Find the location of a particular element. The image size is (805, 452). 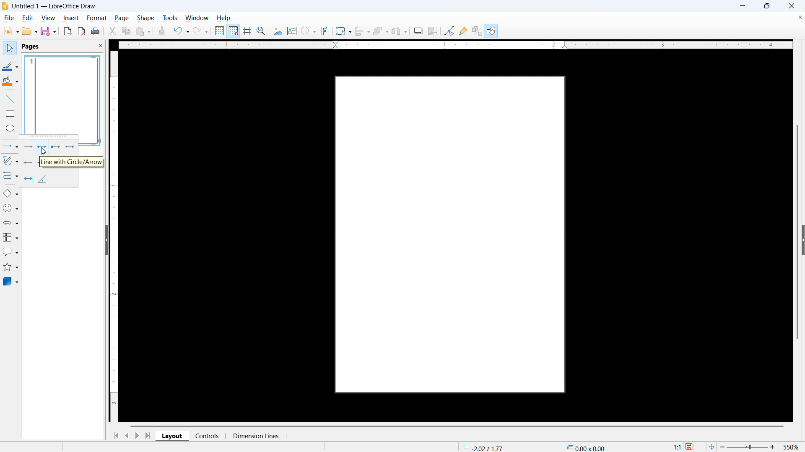

Cursor  is located at coordinates (43, 152).